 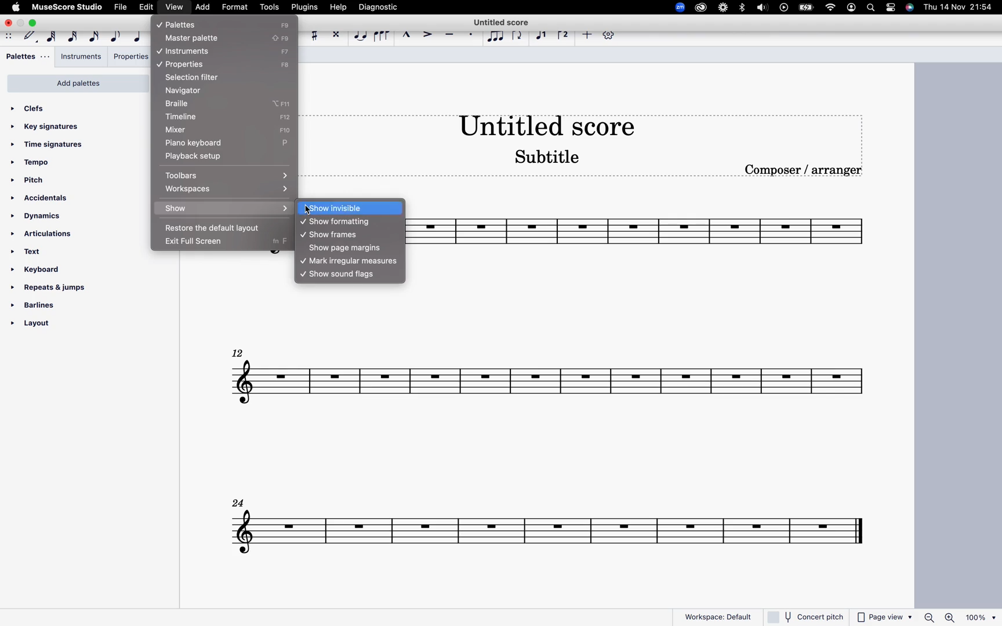 I want to click on pallets, so click(x=197, y=24).